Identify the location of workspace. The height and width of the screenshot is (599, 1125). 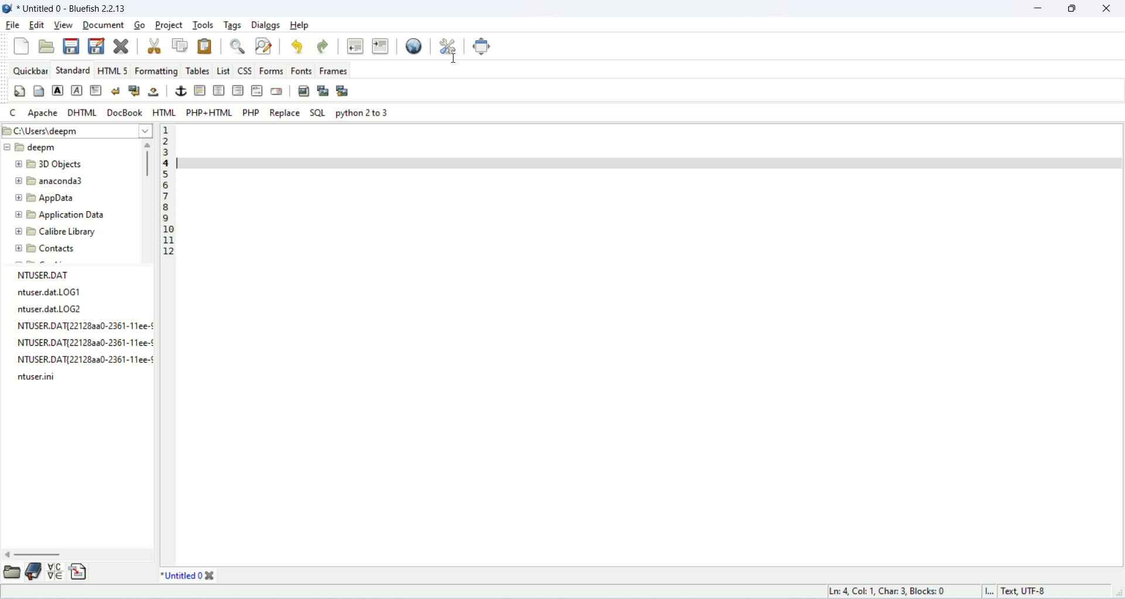
(622, 338).